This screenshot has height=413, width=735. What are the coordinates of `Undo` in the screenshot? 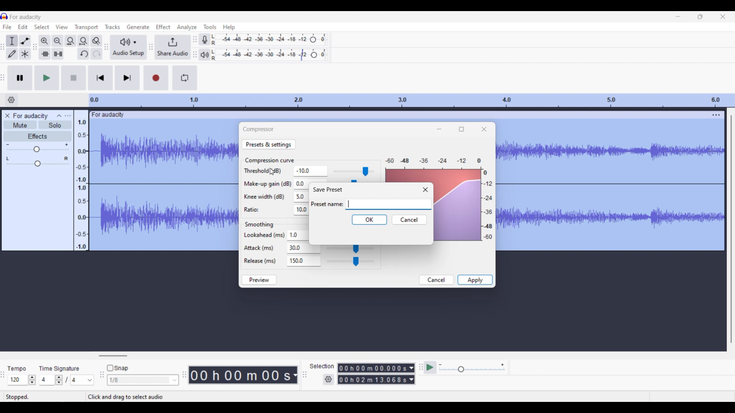 It's located at (83, 54).